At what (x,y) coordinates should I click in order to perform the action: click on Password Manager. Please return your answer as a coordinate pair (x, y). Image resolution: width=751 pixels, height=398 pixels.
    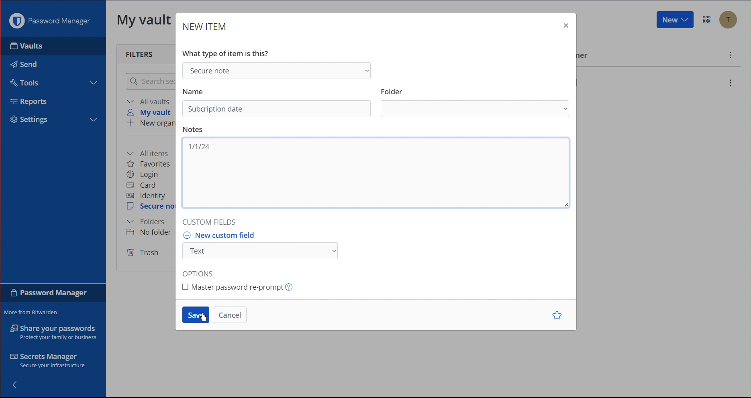
    Looking at the image, I should click on (52, 21).